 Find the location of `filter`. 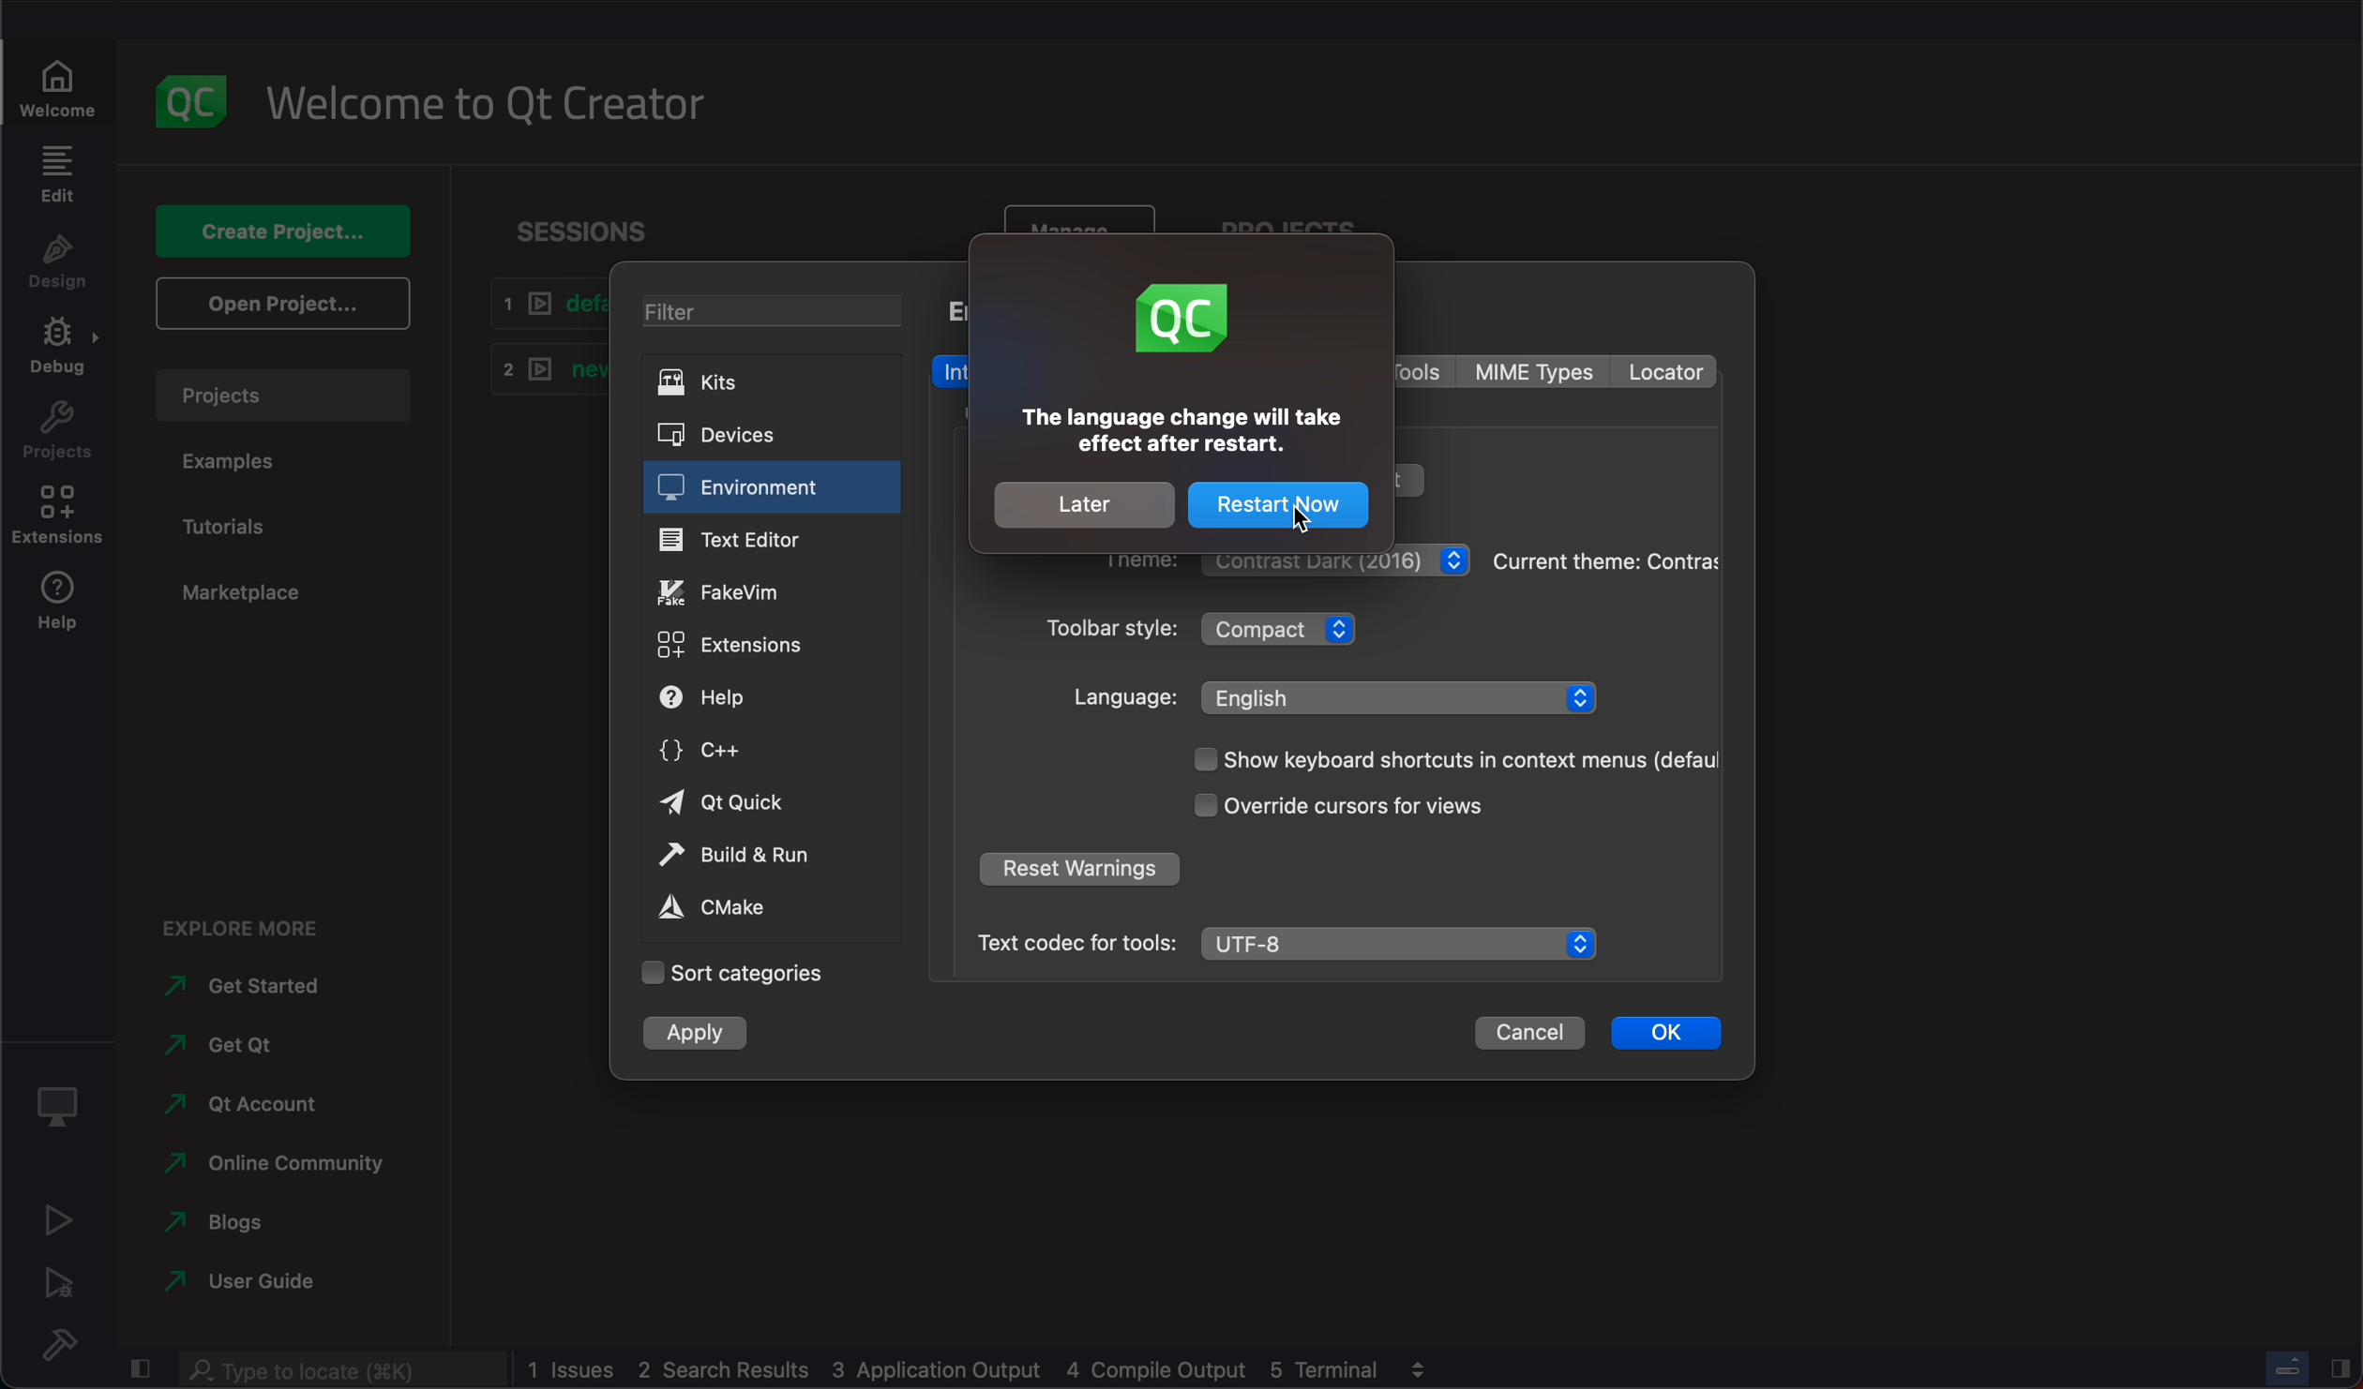

filter is located at coordinates (769, 310).